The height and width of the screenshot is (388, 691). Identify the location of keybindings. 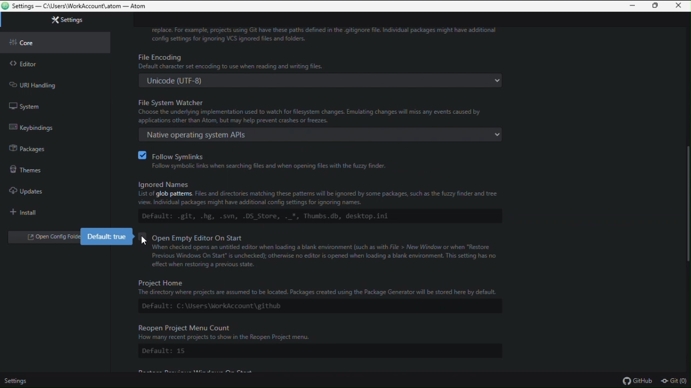
(39, 128).